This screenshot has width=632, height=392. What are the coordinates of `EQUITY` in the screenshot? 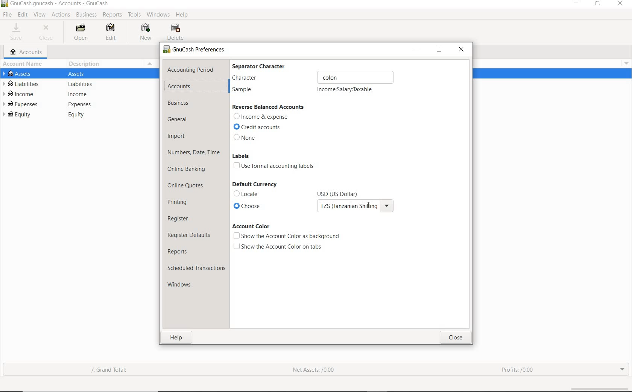 It's located at (18, 115).